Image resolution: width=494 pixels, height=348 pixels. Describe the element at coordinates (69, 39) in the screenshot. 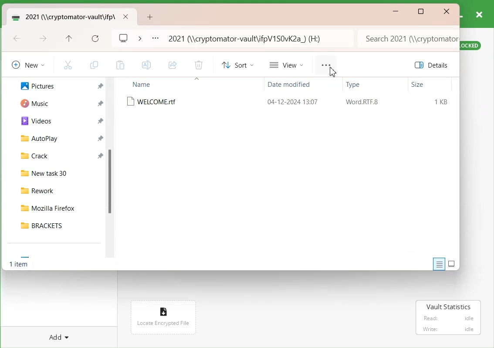

I see `Up to recent file` at that location.